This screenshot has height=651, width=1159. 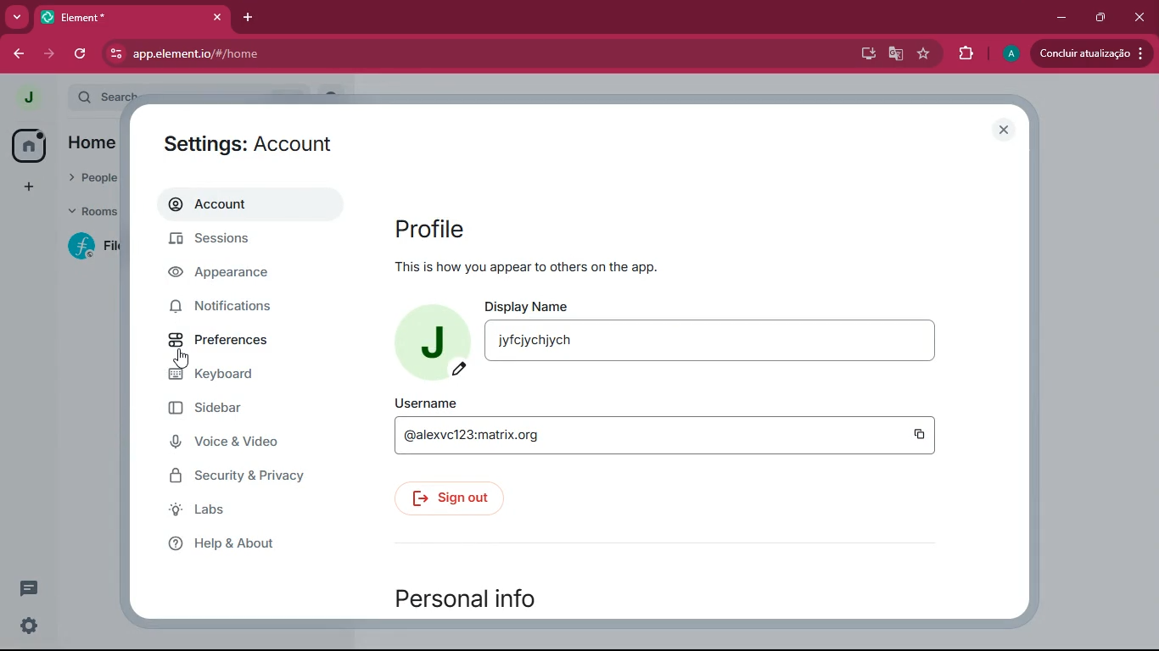 What do you see at coordinates (183, 358) in the screenshot?
I see `cursor` at bounding box center [183, 358].